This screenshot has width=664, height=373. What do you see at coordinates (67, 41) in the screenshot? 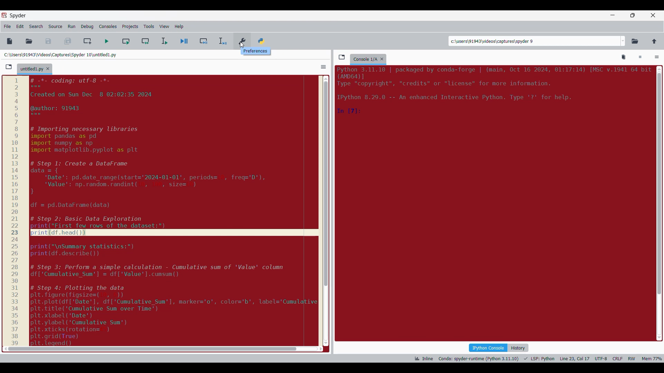
I see `Save all files` at bounding box center [67, 41].